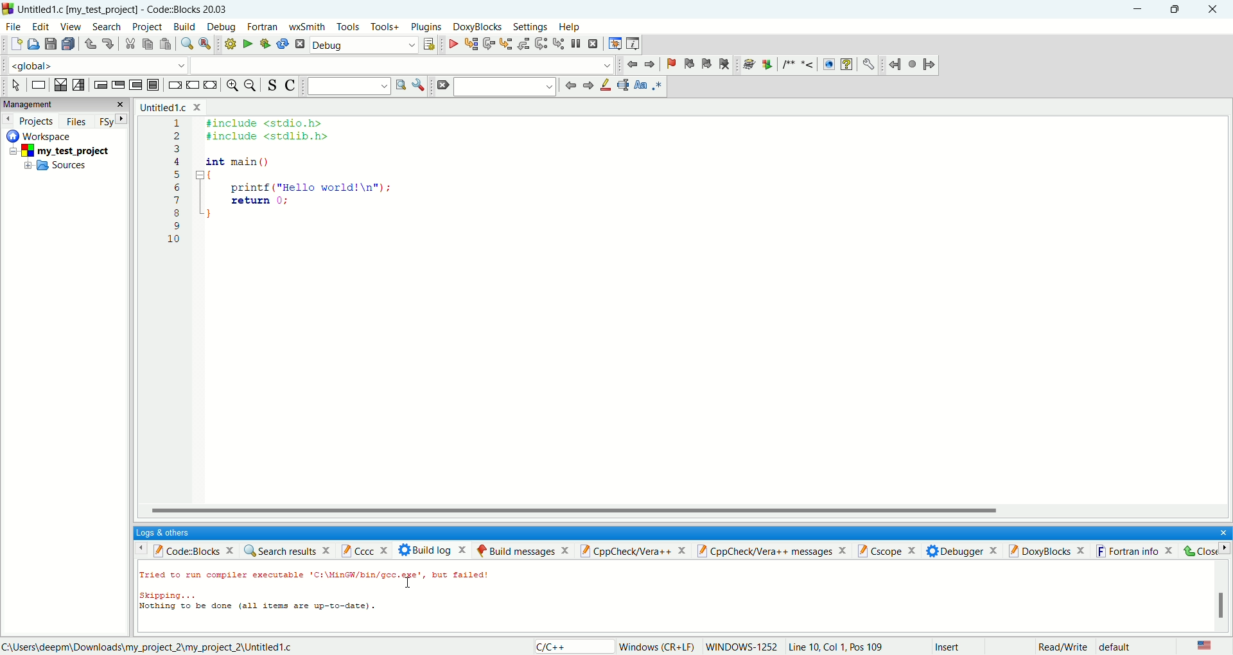  I want to click on find, so click(185, 44).